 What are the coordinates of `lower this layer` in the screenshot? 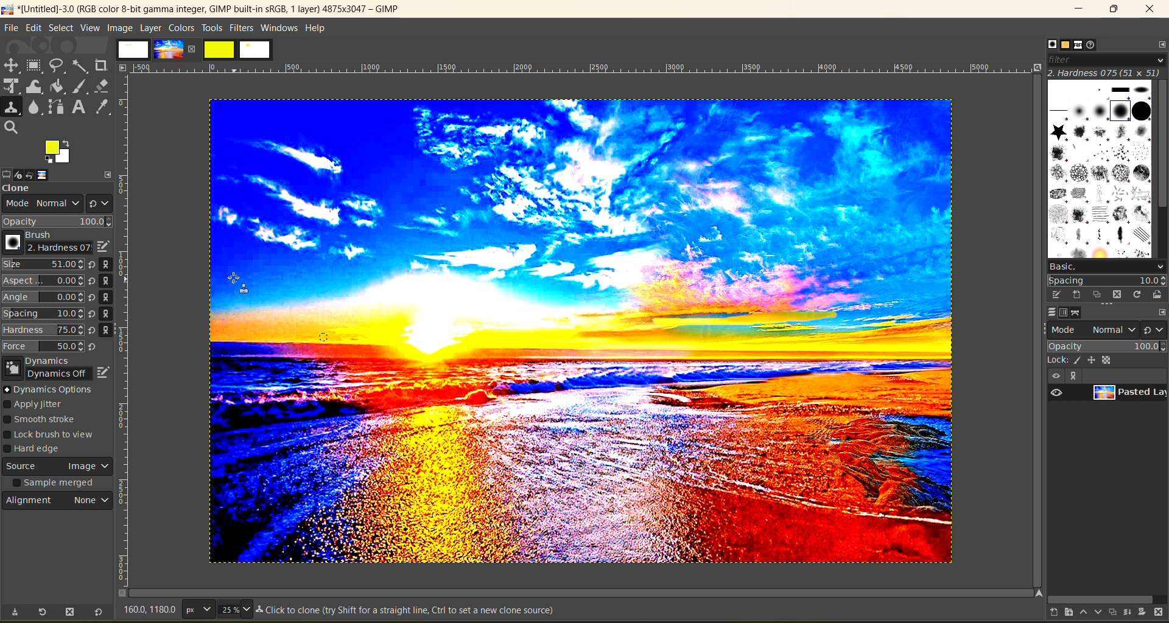 It's located at (1095, 613).